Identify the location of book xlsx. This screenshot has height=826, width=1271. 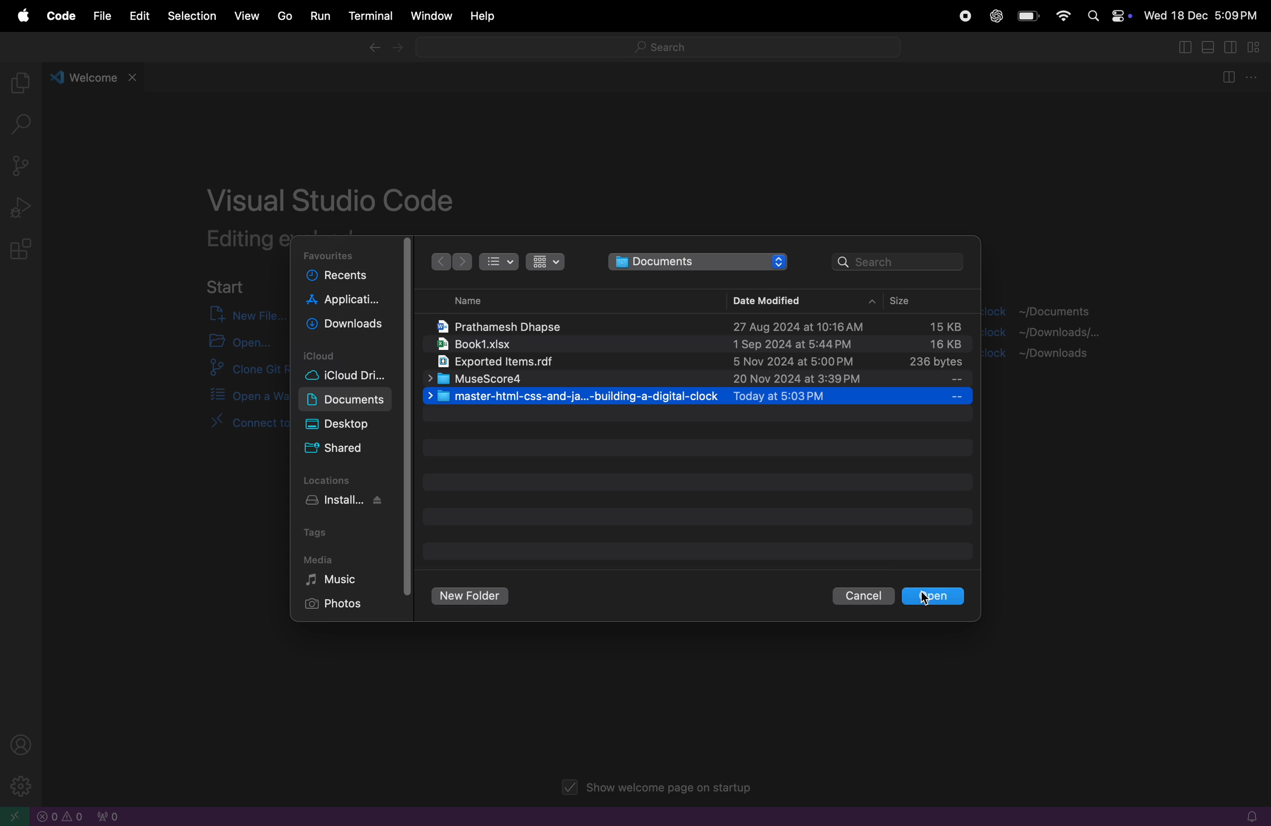
(695, 345).